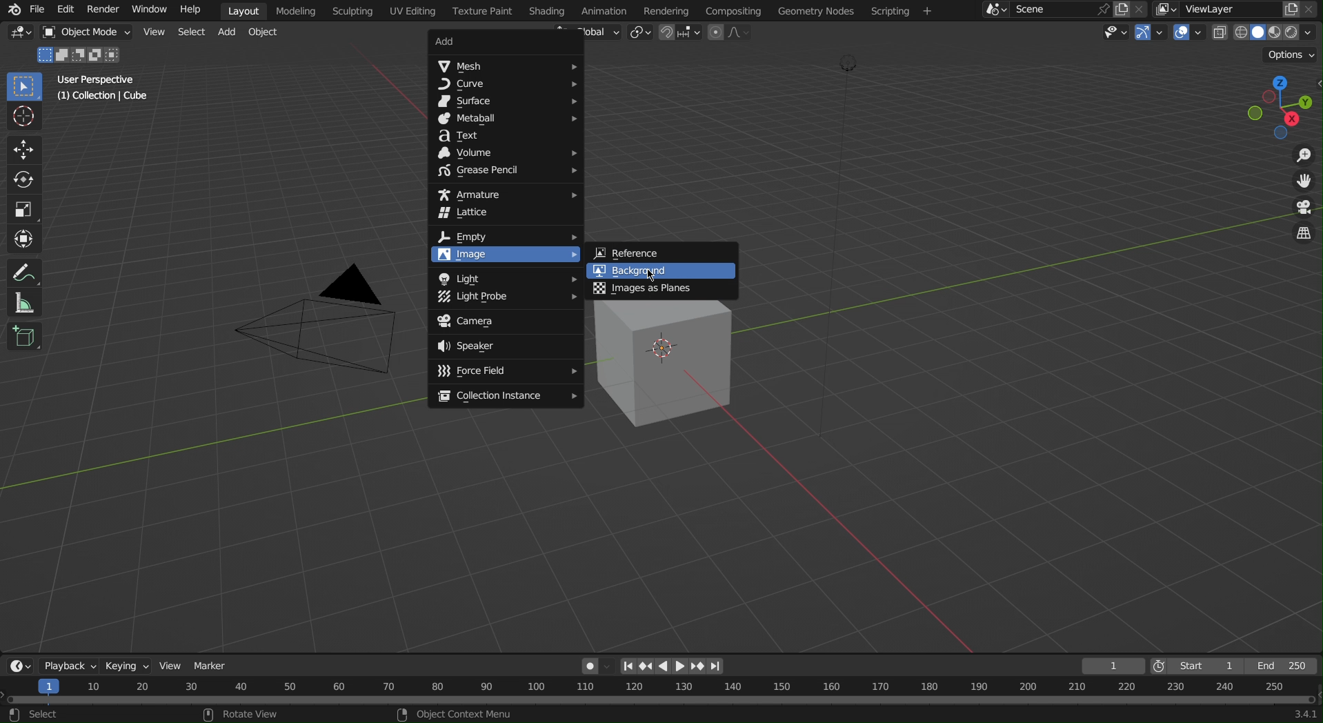 The height and width of the screenshot is (723, 1323). I want to click on 1, so click(1115, 664).